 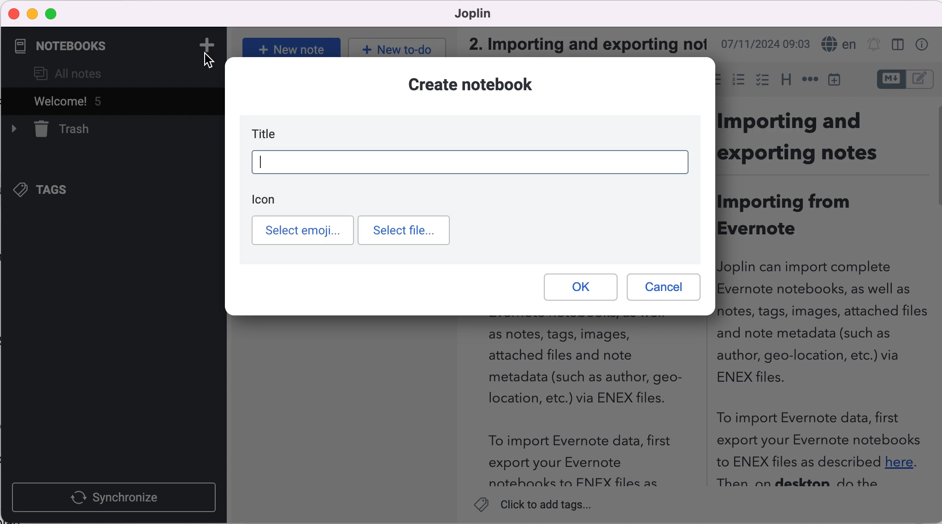 What do you see at coordinates (808, 80) in the screenshot?
I see `horizontal rules` at bounding box center [808, 80].